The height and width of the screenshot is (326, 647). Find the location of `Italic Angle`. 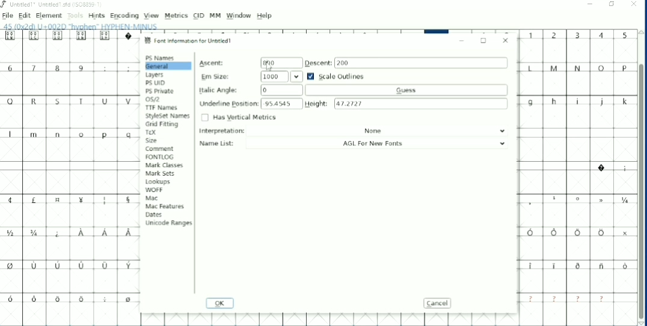

Italic Angle is located at coordinates (348, 90).